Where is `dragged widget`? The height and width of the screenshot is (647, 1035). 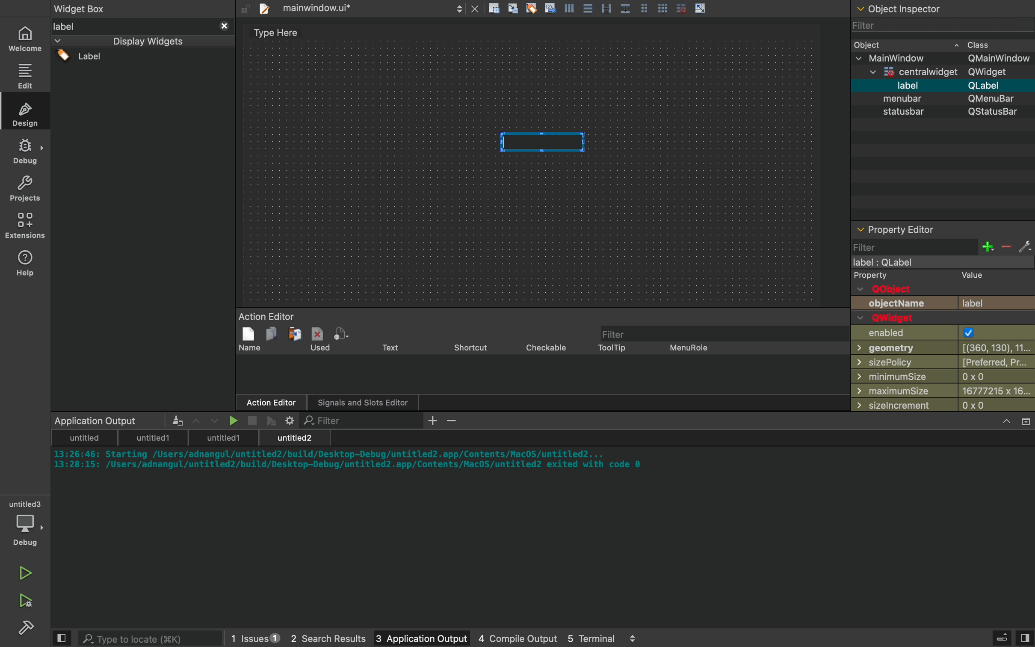
dragged widget is located at coordinates (541, 142).